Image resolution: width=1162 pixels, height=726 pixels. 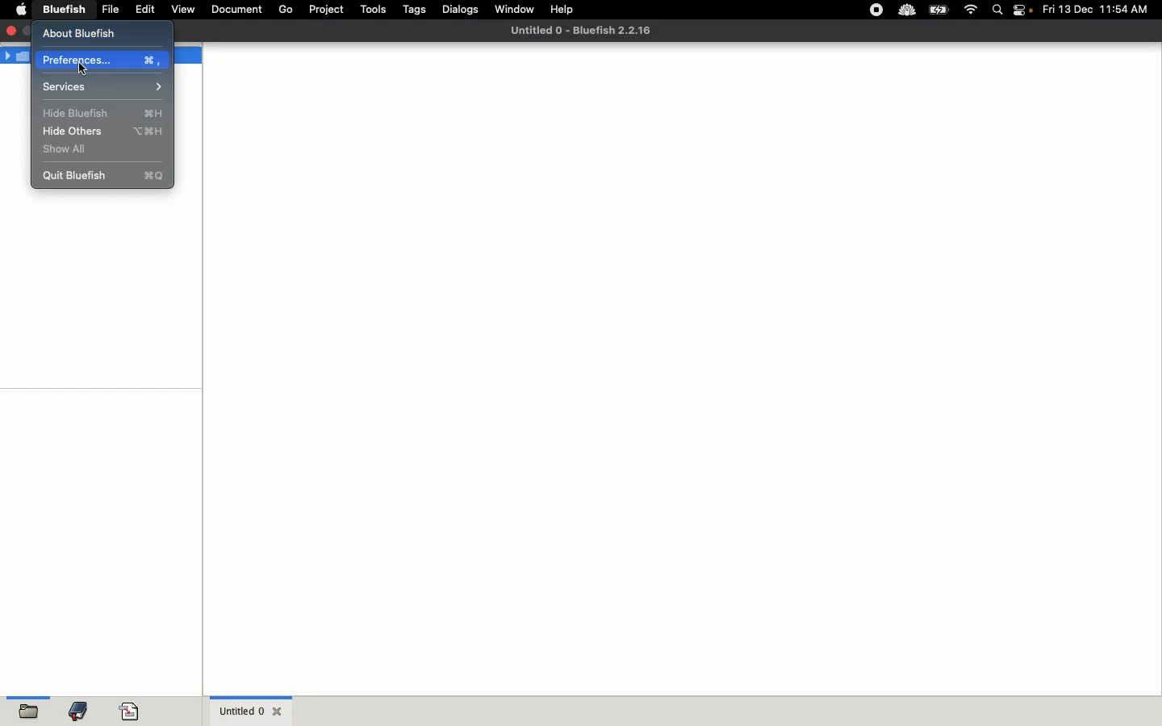 What do you see at coordinates (25, 711) in the screenshot?
I see `Save` at bounding box center [25, 711].